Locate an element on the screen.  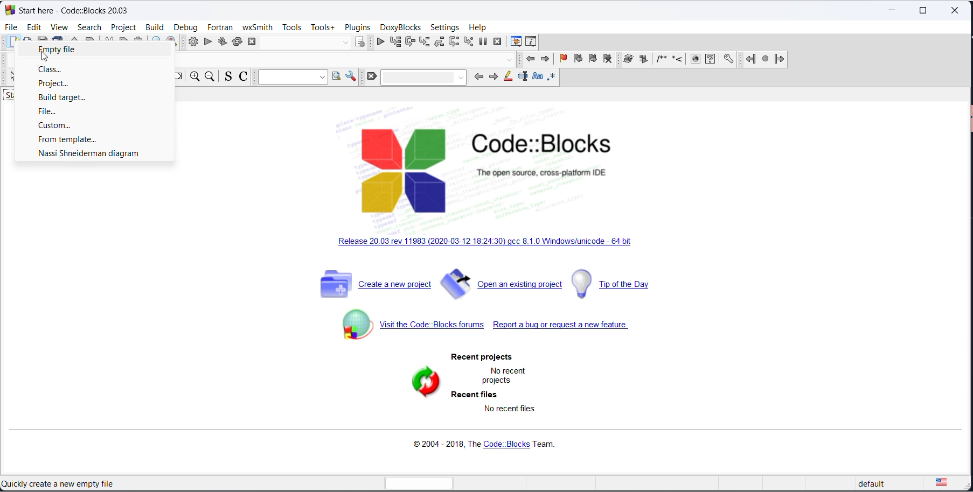
language is located at coordinates (950, 482).